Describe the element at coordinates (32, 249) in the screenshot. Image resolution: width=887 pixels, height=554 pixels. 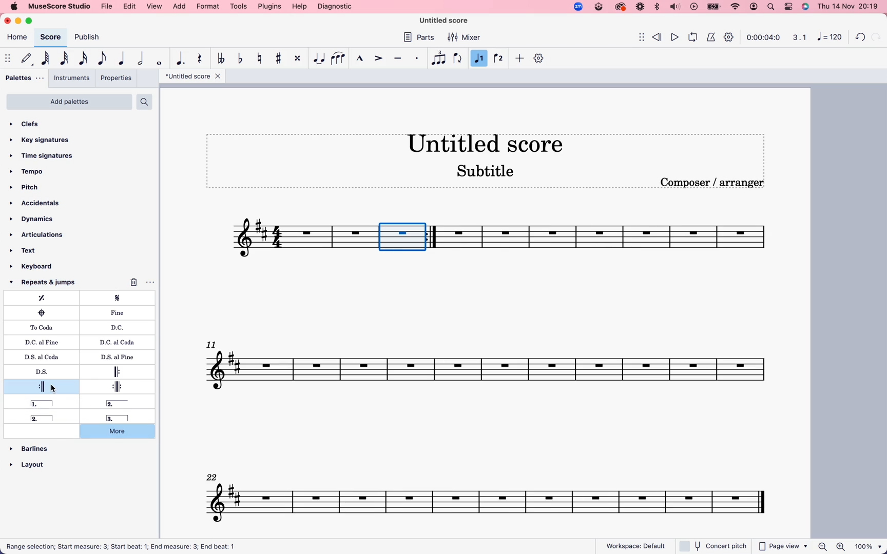
I see `text` at that location.